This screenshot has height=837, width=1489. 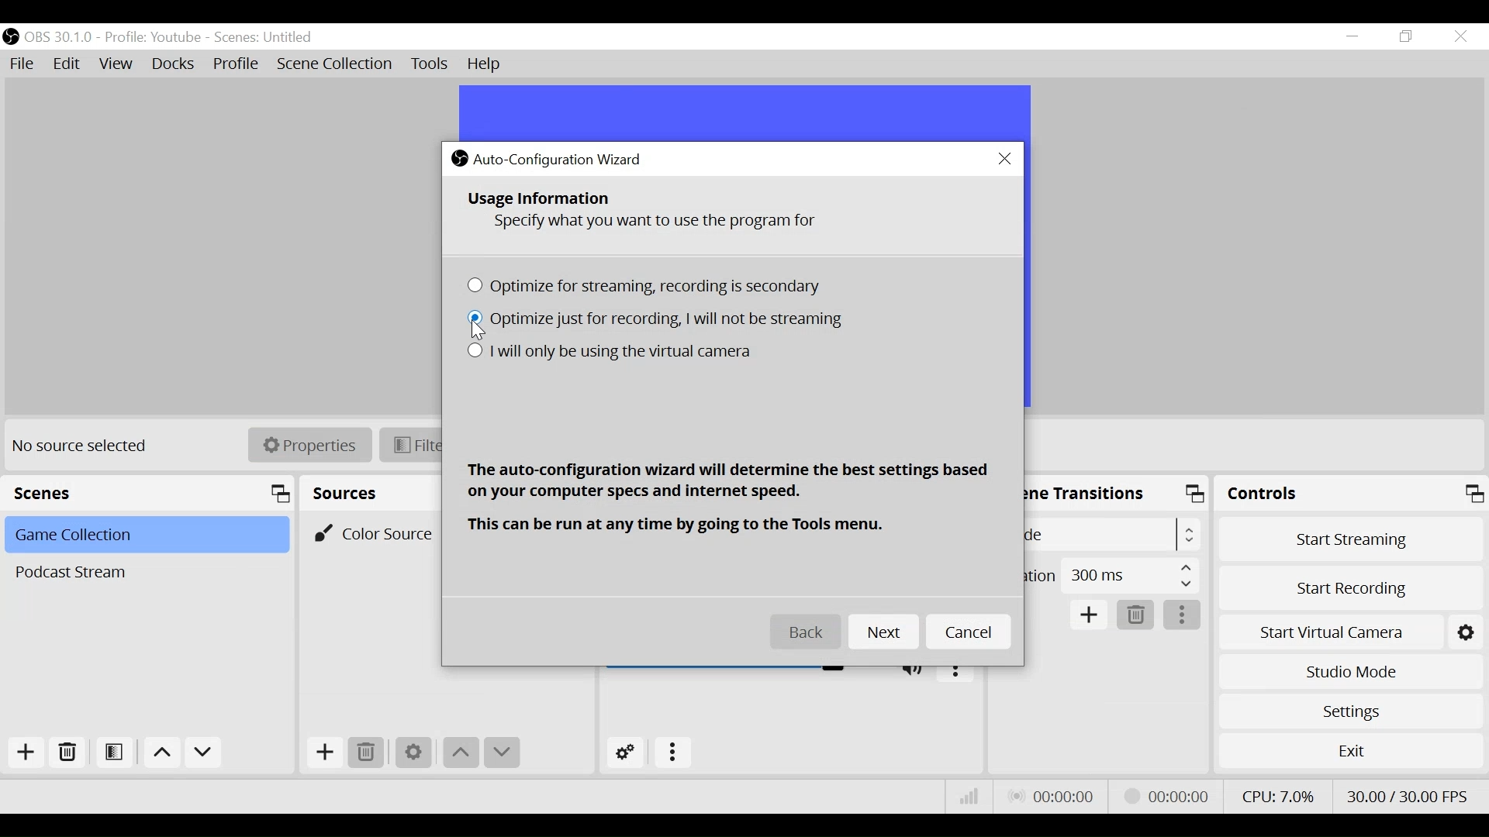 What do you see at coordinates (114, 753) in the screenshot?
I see `Open Scene Filter` at bounding box center [114, 753].